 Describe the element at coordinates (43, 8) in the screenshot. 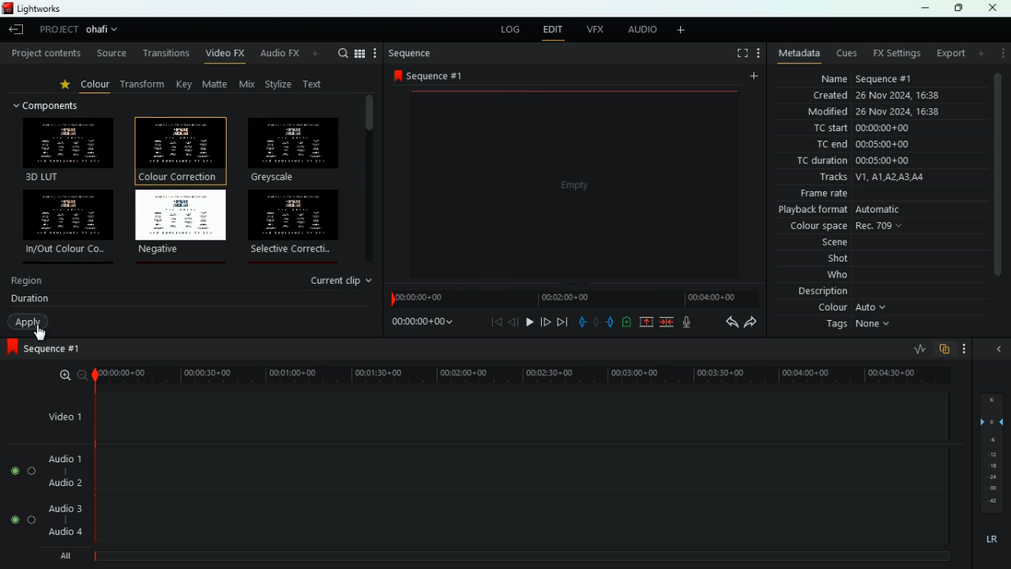

I see `loghtworks` at that location.